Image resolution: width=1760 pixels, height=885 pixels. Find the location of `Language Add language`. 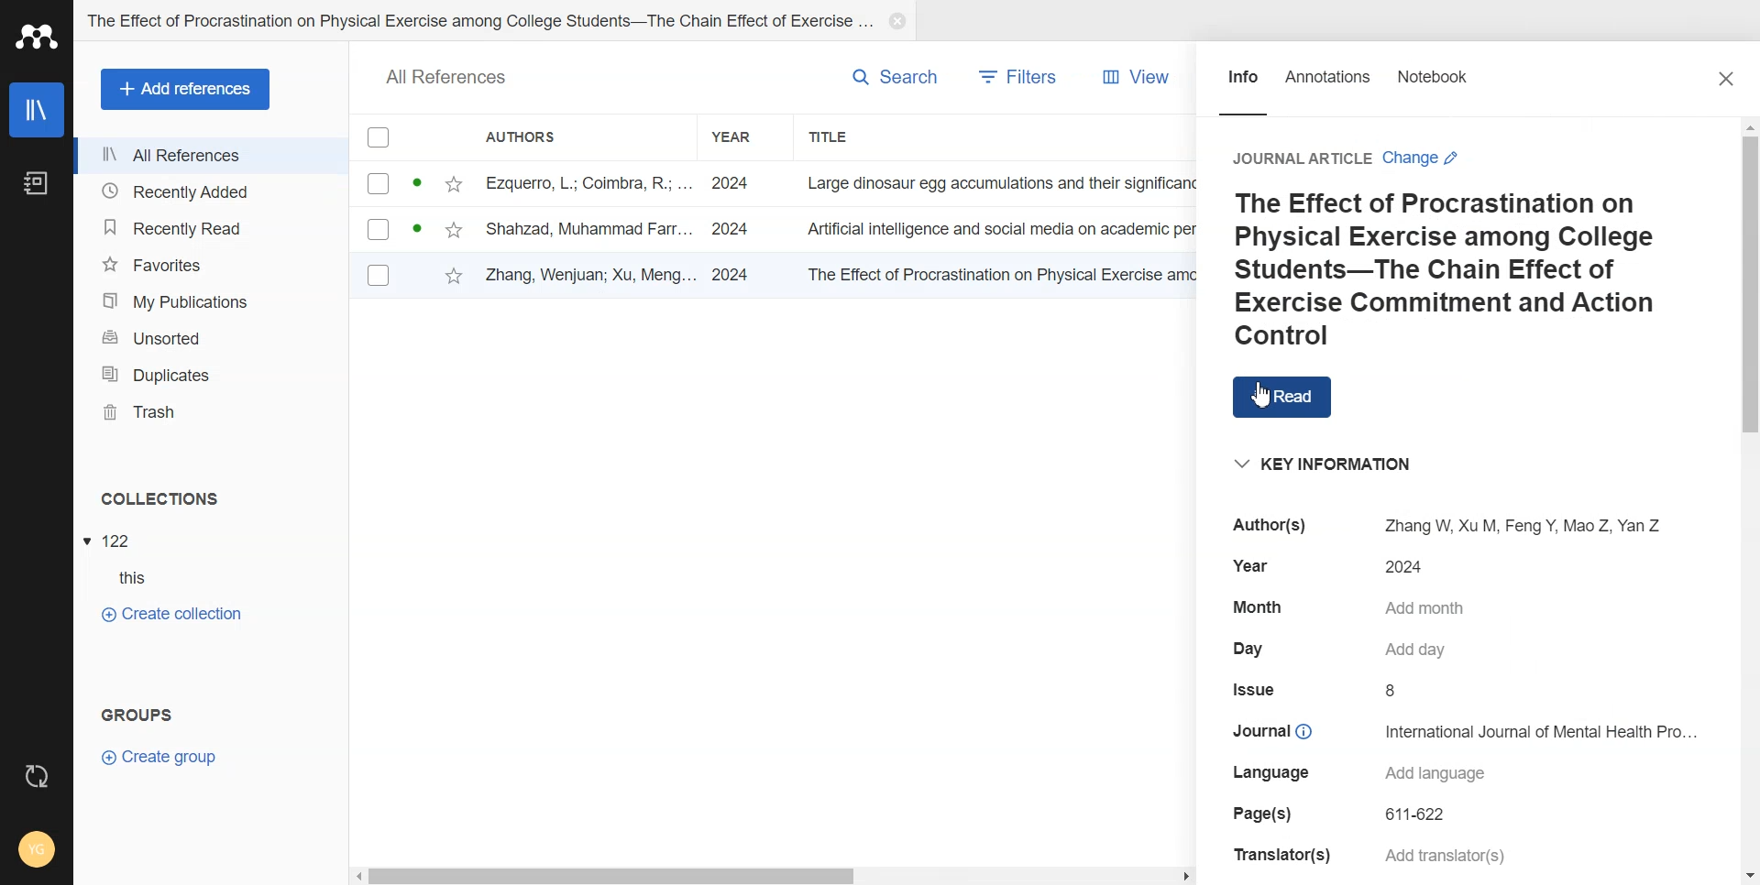

Language Add language is located at coordinates (1358, 774).